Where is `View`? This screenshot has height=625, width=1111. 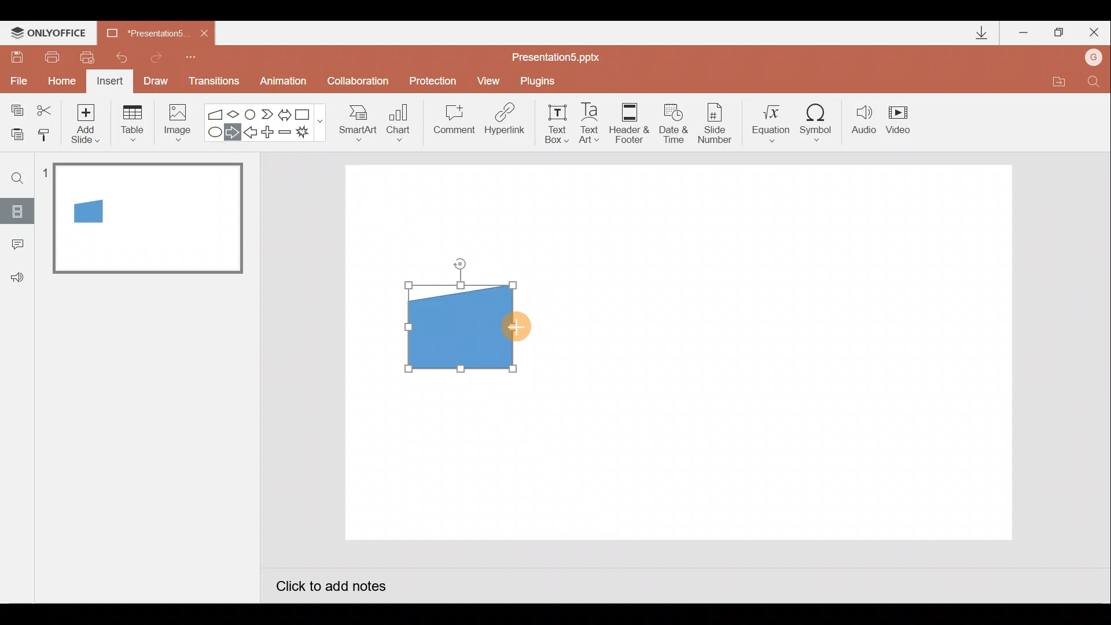
View is located at coordinates (490, 80).